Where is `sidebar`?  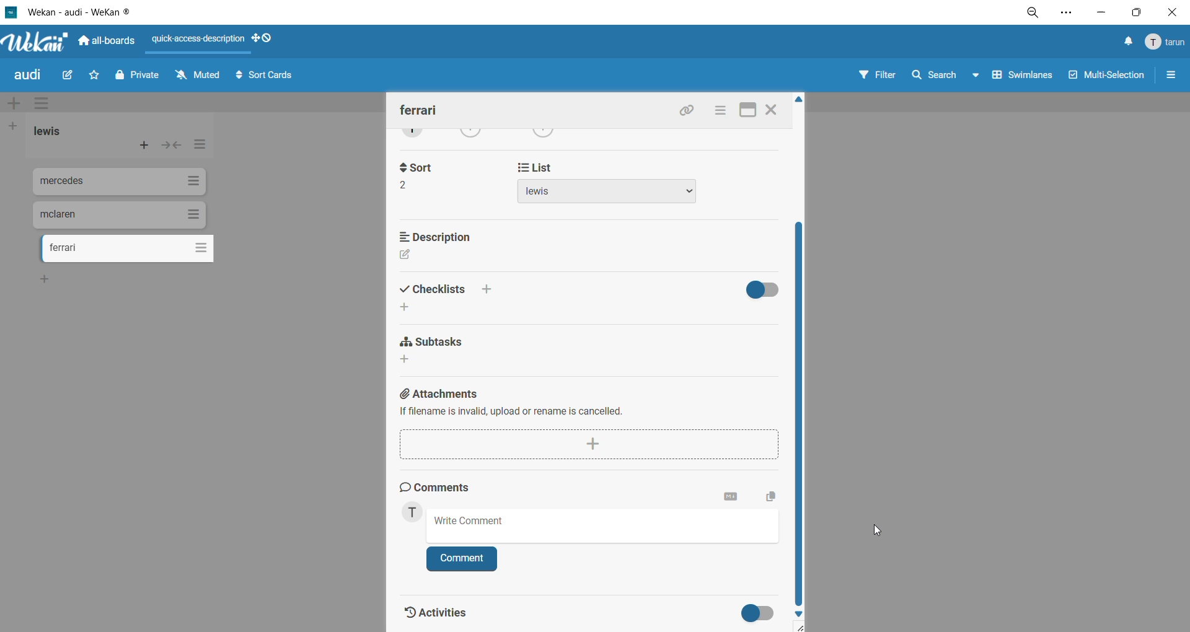
sidebar is located at coordinates (1172, 77).